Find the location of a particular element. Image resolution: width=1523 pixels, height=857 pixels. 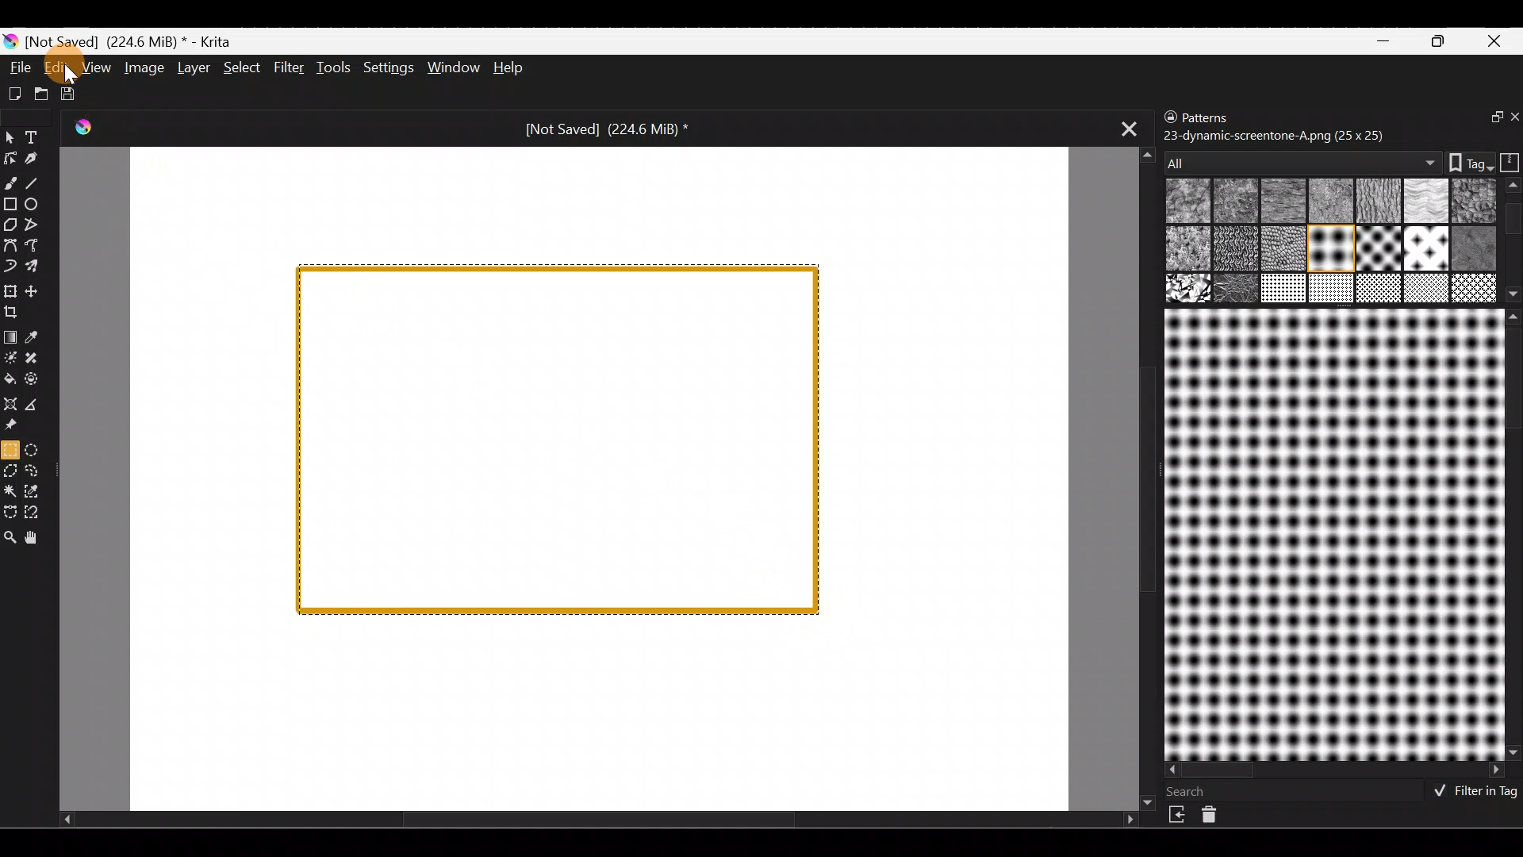

Tags is located at coordinates (1463, 161).